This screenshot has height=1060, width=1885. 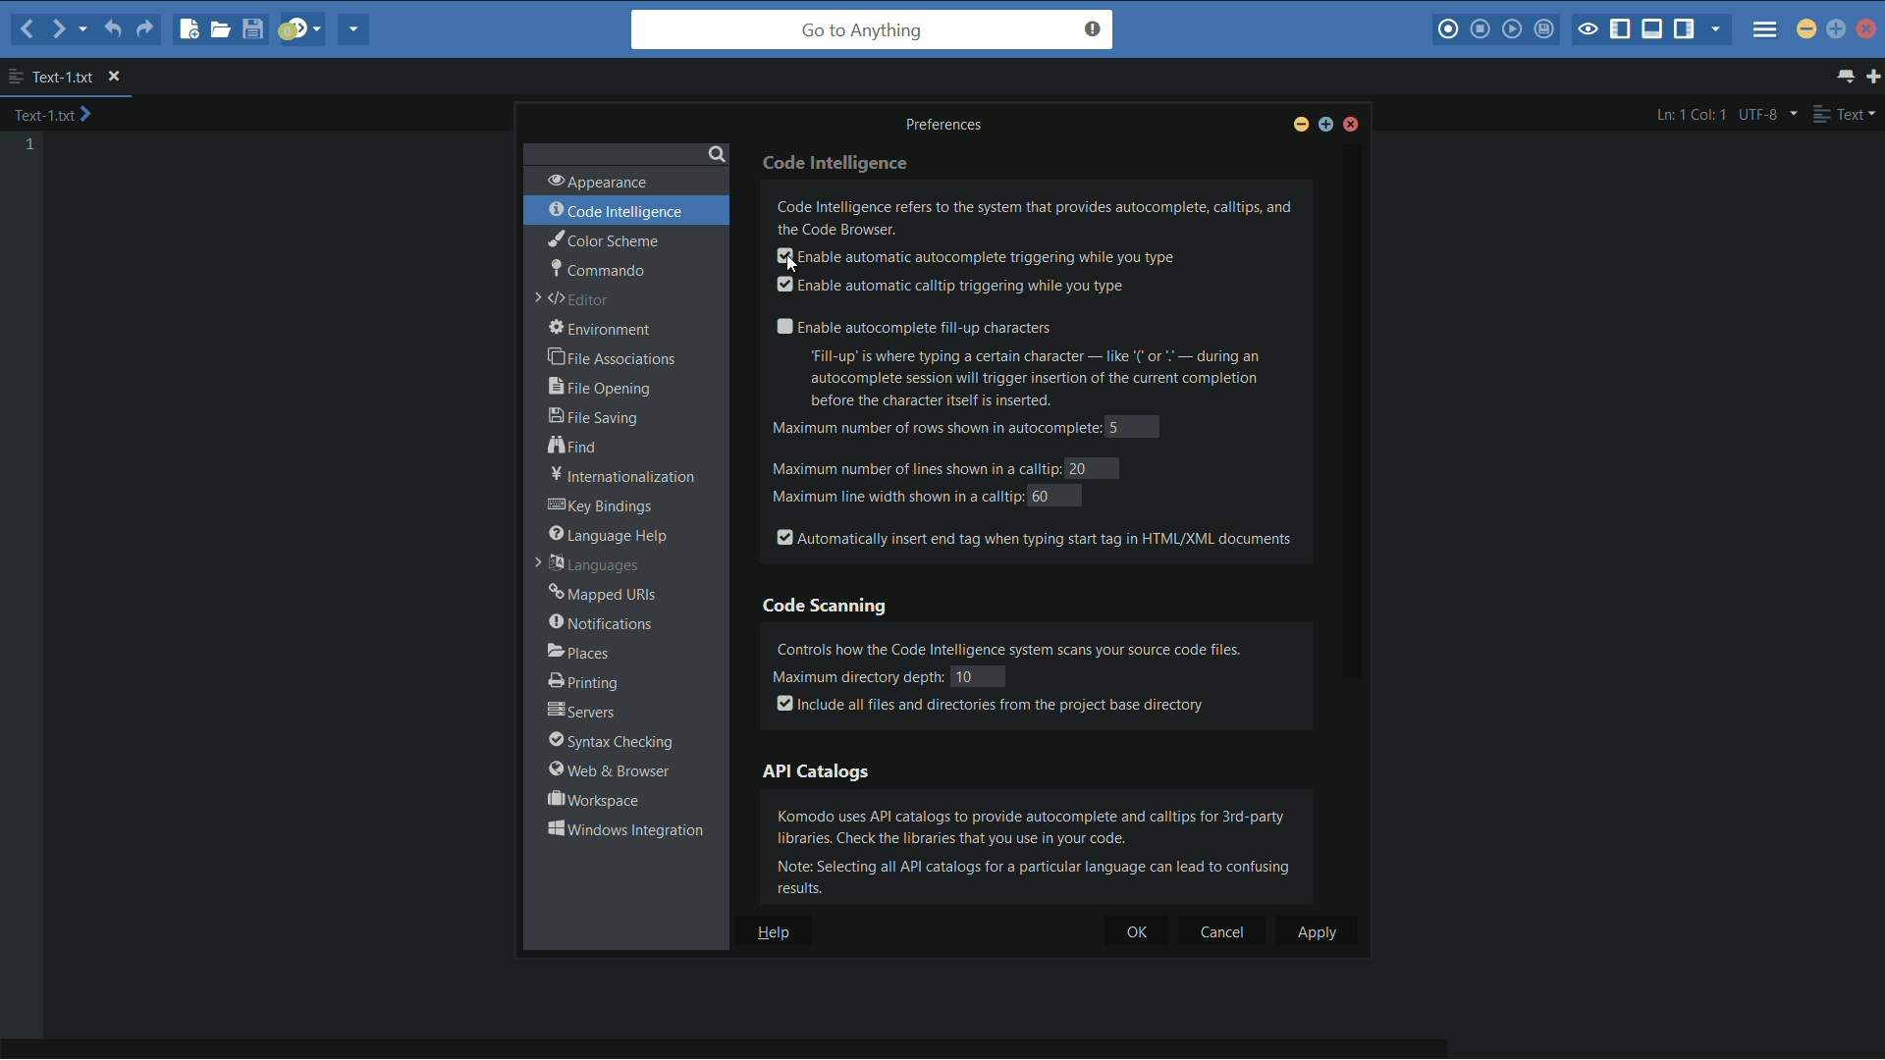 What do you see at coordinates (855, 675) in the screenshot?
I see `Maximum directory depth:` at bounding box center [855, 675].